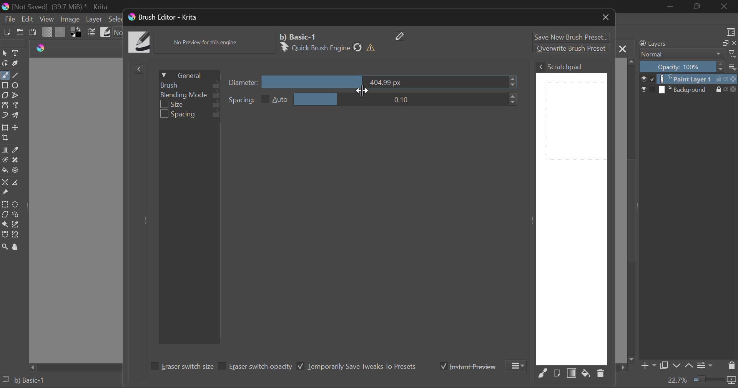 This screenshot has width=738, height=388. Describe the element at coordinates (244, 82) in the screenshot. I see `Diameter Slider` at that location.